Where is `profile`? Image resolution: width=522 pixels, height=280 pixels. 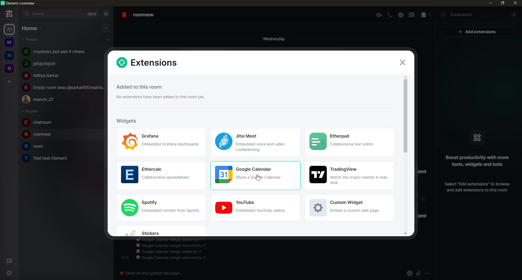 profile is located at coordinates (10, 14).